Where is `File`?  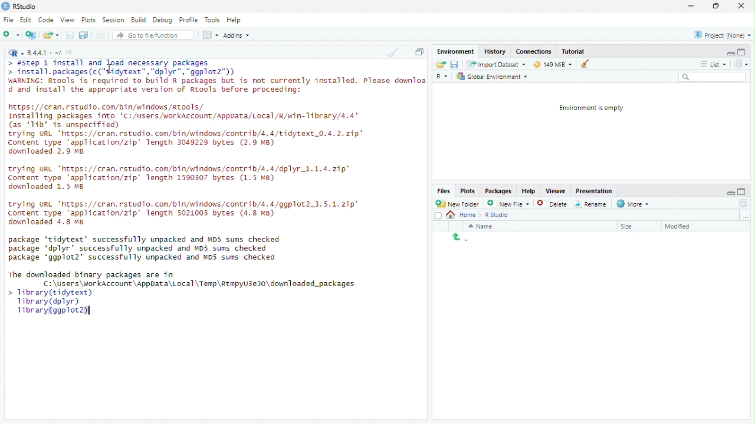
File is located at coordinates (8, 19).